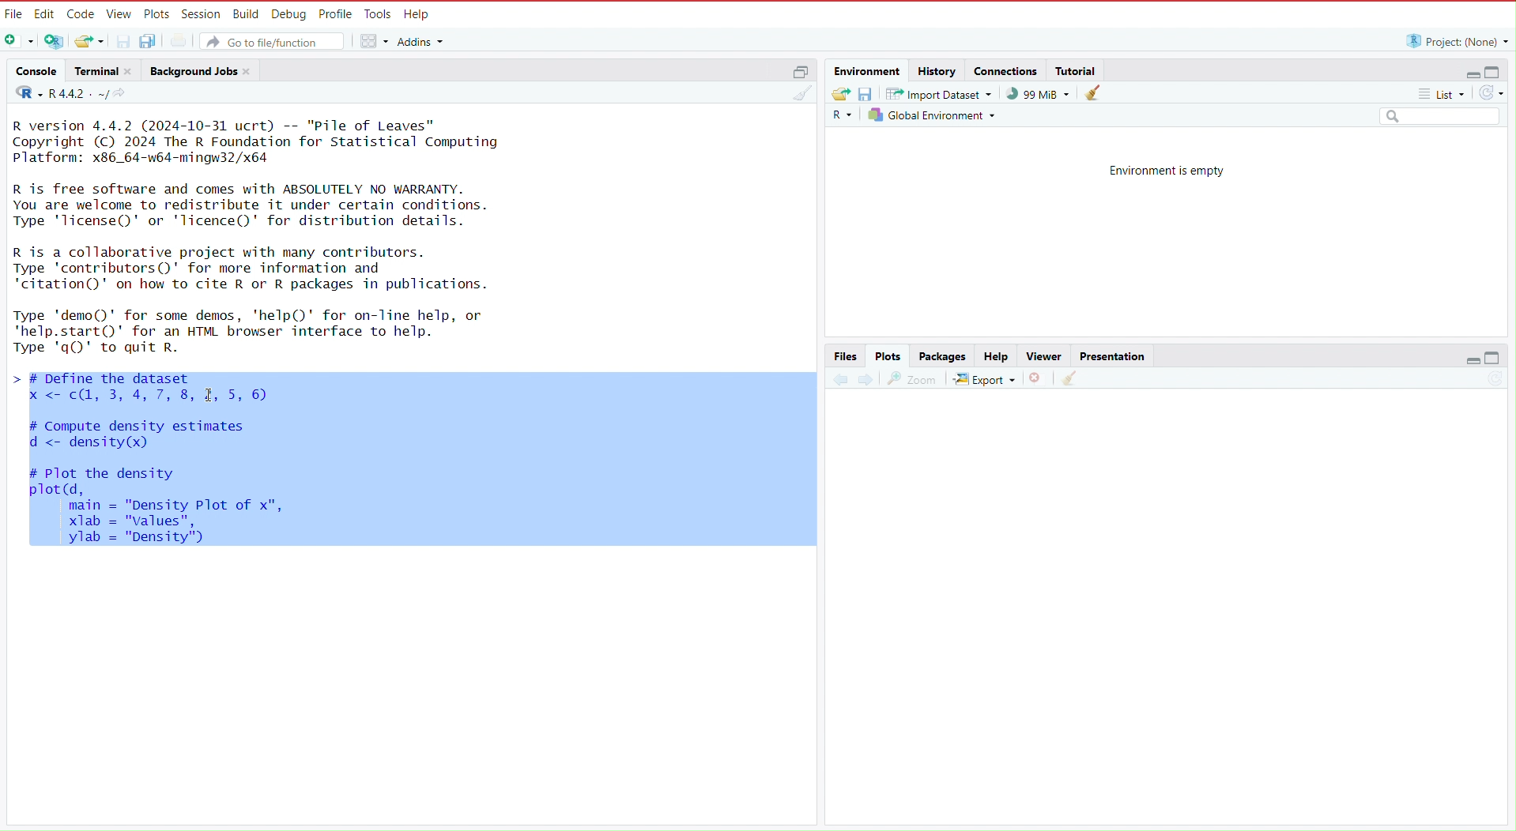 This screenshot has width=1516, height=831. What do you see at coordinates (1442, 117) in the screenshot?
I see `search field` at bounding box center [1442, 117].